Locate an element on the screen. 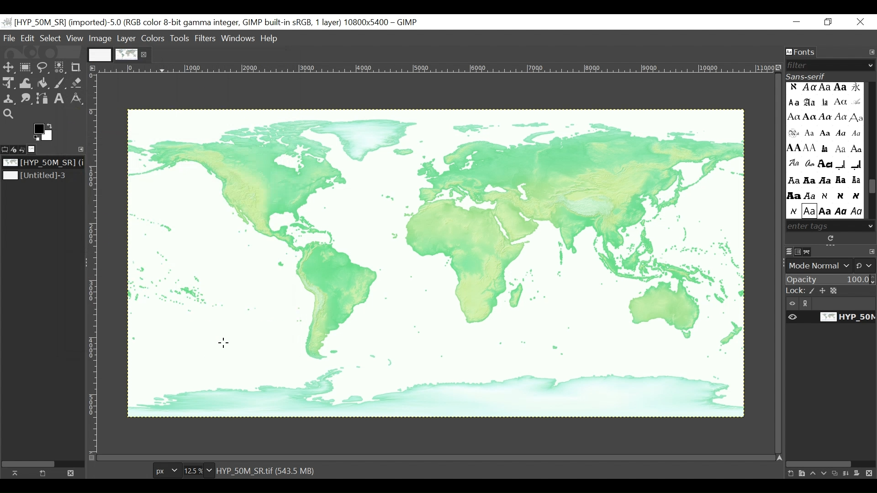 The height and width of the screenshot is (493, 877). Select is located at coordinates (50, 38).